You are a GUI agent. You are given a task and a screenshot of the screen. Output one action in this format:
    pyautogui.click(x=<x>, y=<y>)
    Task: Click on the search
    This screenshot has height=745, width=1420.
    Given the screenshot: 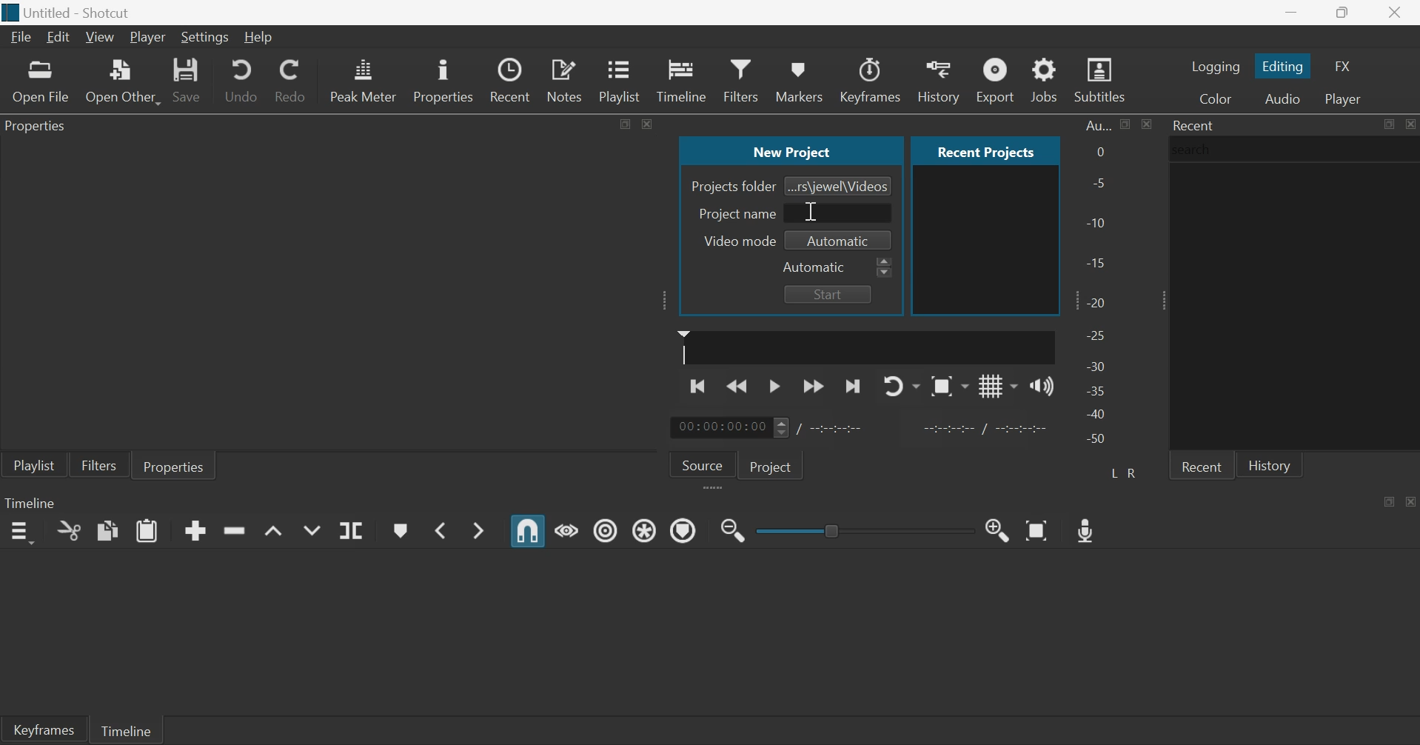 What is the action you would take?
    pyautogui.click(x=1196, y=149)
    